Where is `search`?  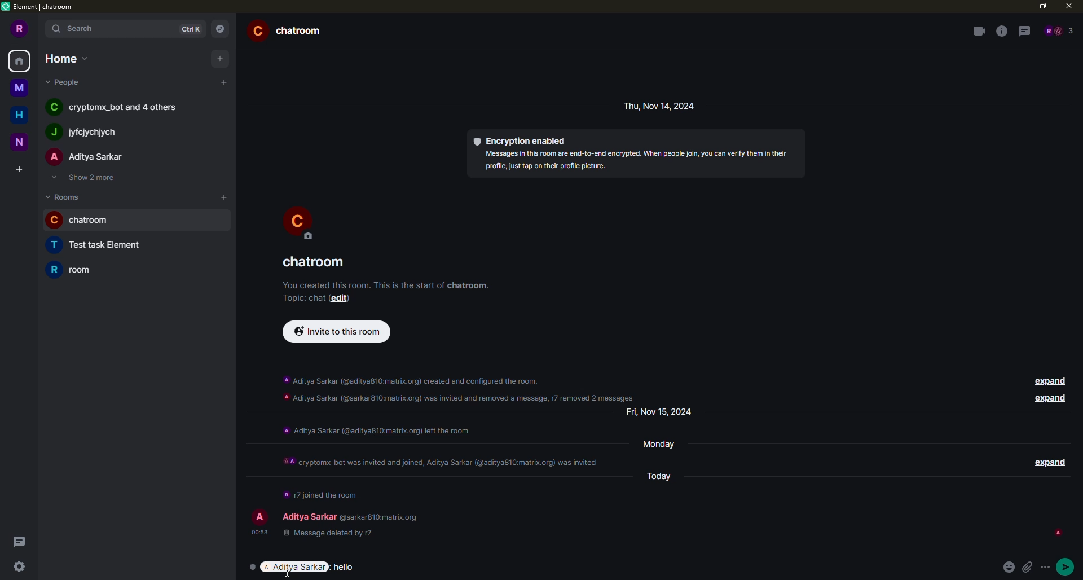
search is located at coordinates (74, 29).